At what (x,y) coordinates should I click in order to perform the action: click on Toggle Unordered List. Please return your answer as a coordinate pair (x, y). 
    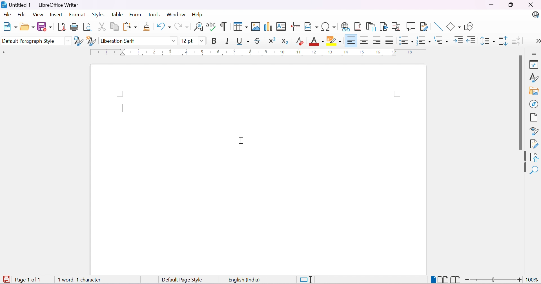
    Looking at the image, I should click on (405, 40).